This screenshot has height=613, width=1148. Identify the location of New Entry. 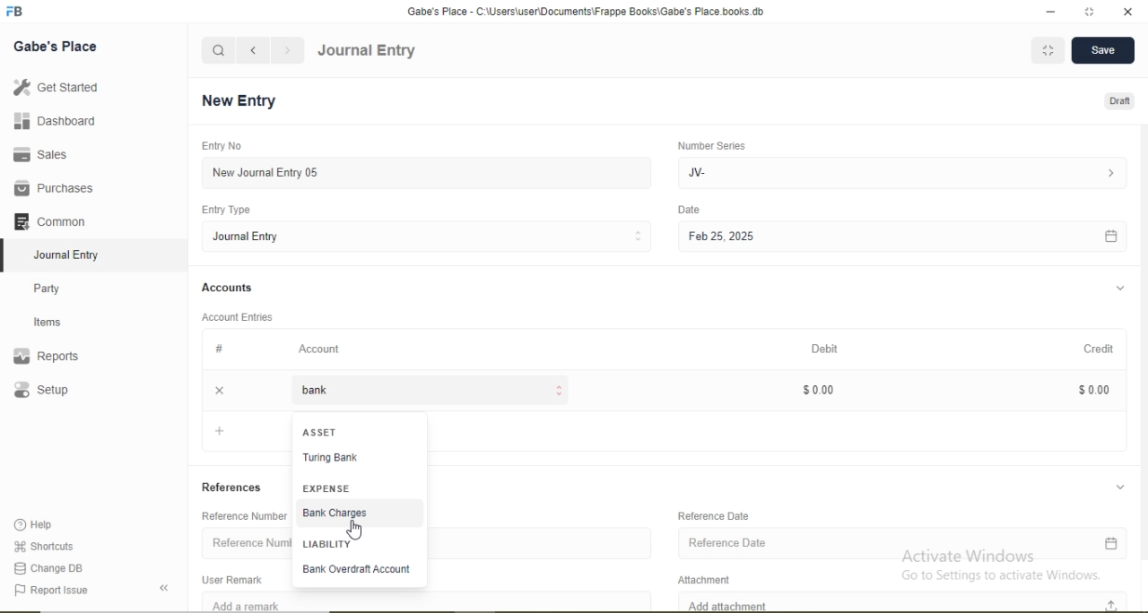
(244, 101).